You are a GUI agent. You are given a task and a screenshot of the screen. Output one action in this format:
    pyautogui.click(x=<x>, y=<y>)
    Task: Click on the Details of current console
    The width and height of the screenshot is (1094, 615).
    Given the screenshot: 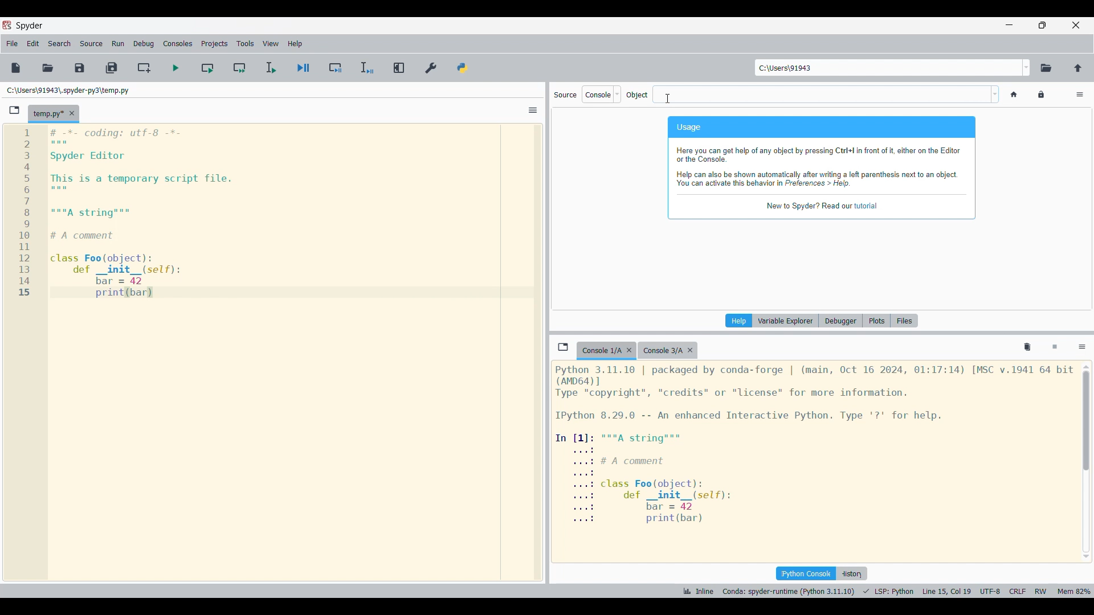 What is the action you would take?
    pyautogui.click(x=814, y=444)
    